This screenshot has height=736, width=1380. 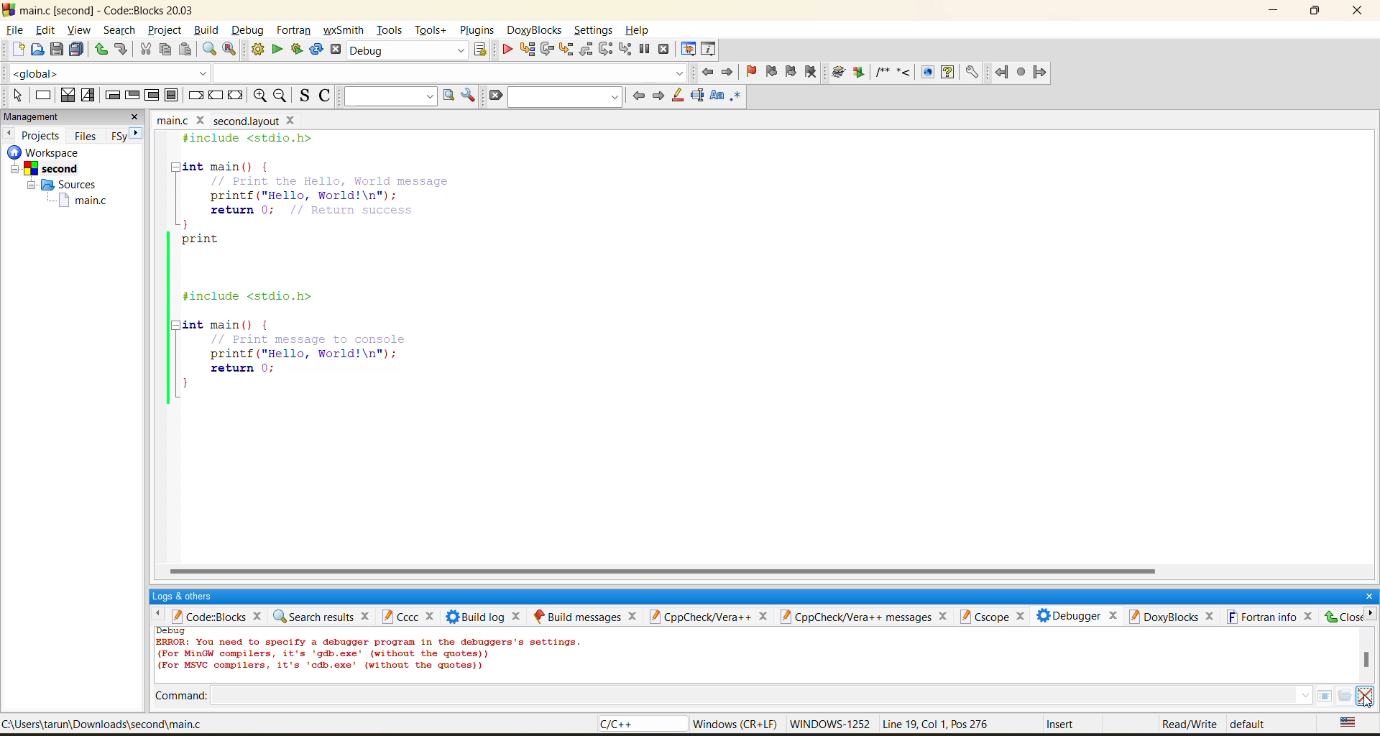 I want to click on open, so click(x=37, y=49).